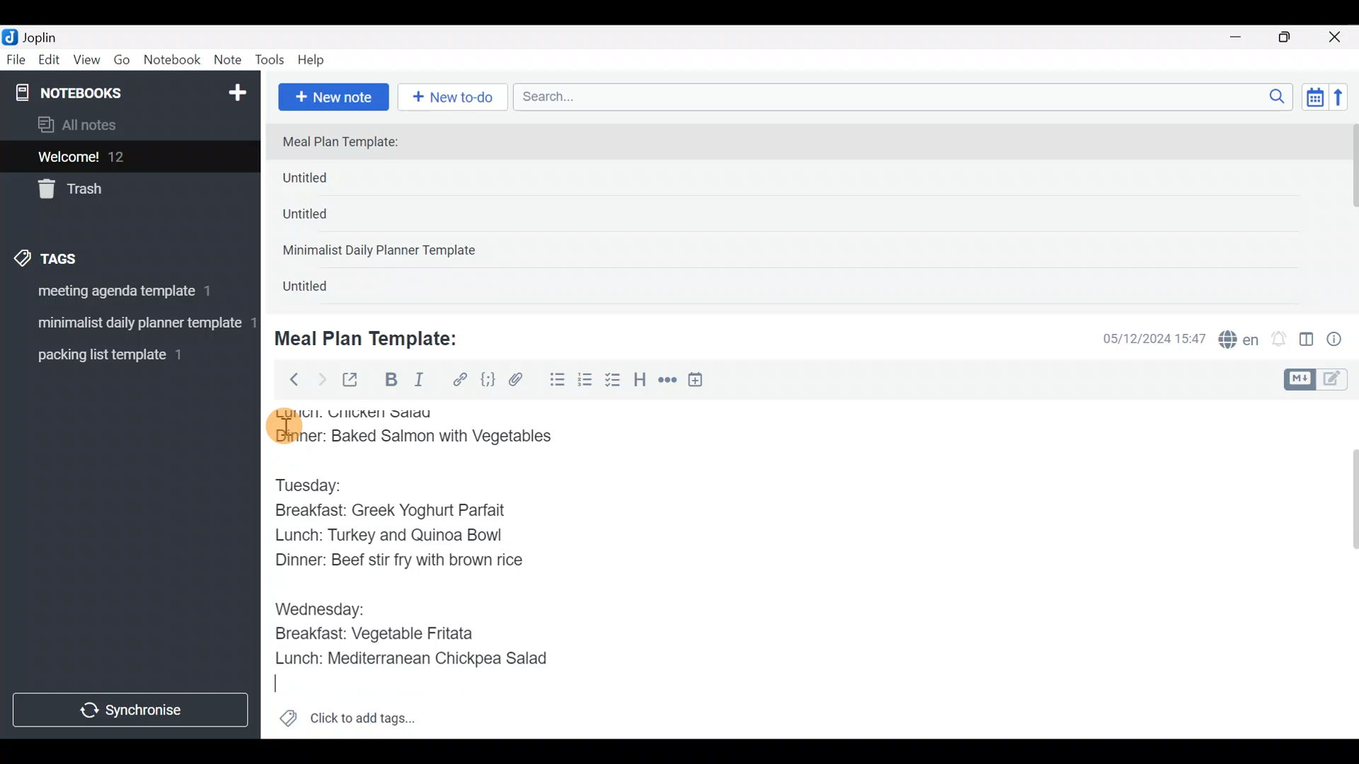  What do you see at coordinates (132, 710) in the screenshot?
I see `Synchronize` at bounding box center [132, 710].